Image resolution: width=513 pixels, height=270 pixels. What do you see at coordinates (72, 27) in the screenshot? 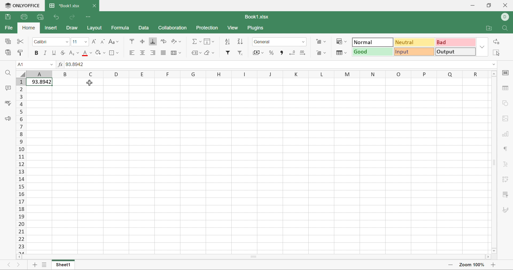
I see `Draw` at bounding box center [72, 27].